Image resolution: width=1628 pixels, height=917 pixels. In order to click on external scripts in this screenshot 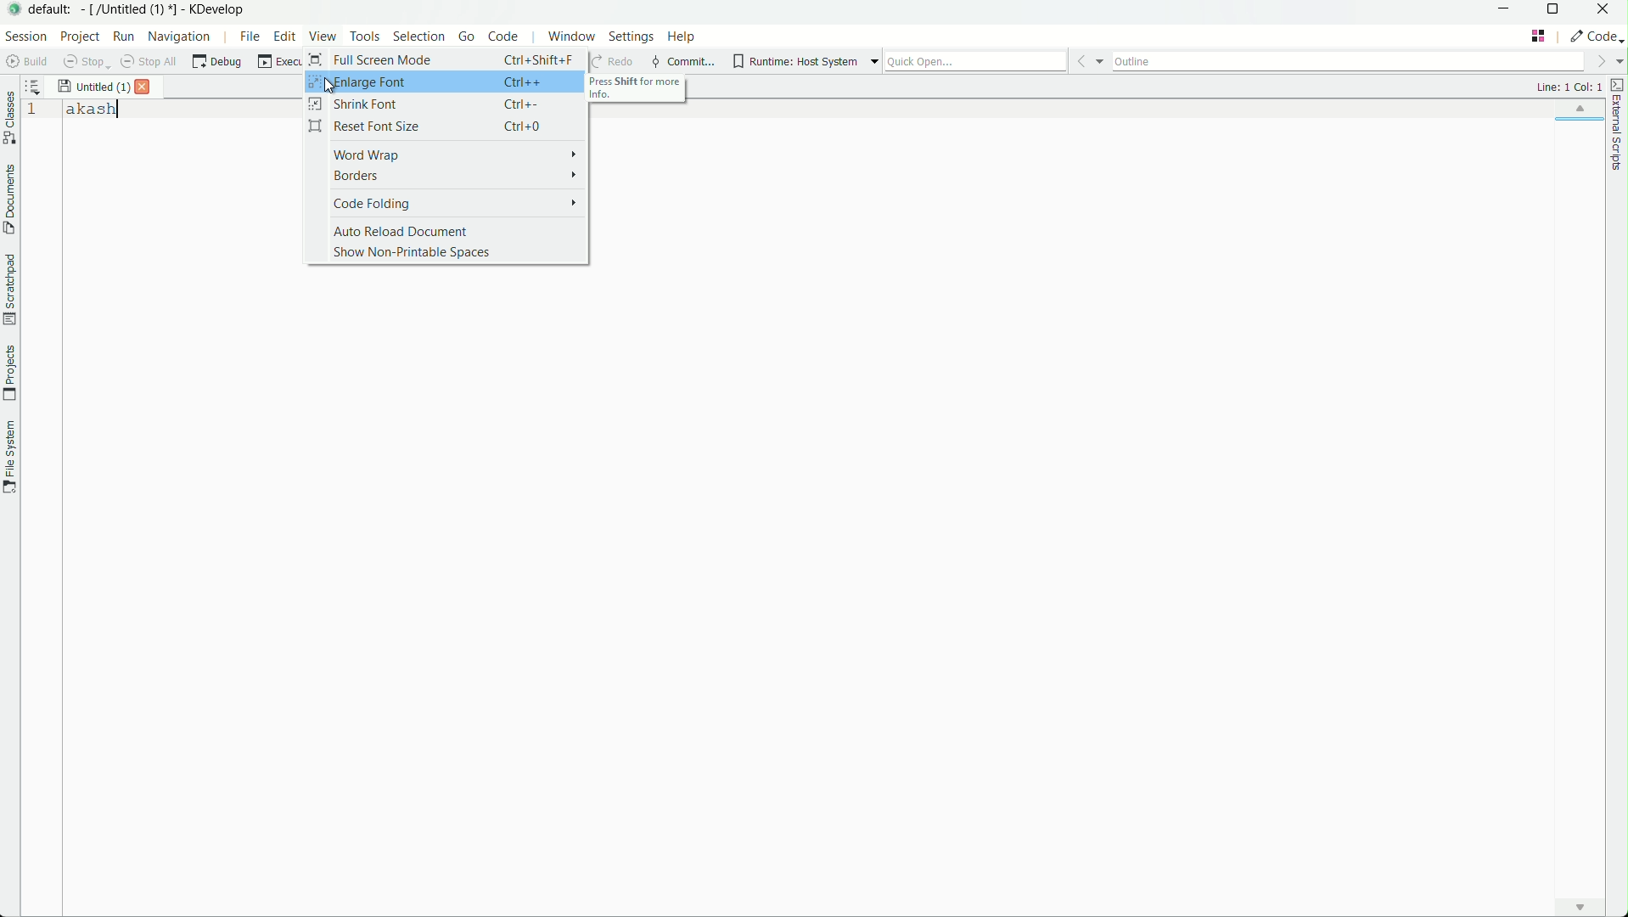, I will do `click(1618, 123)`.